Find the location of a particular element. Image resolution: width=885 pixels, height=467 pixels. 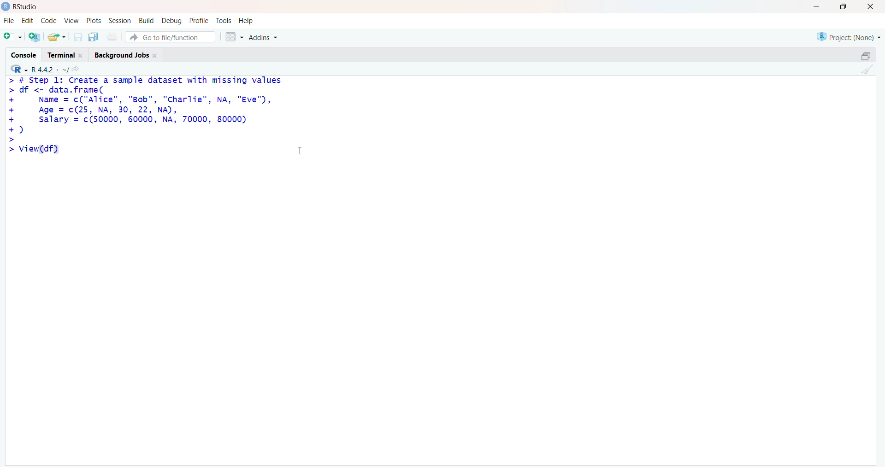

Maximize is located at coordinates (867, 56).